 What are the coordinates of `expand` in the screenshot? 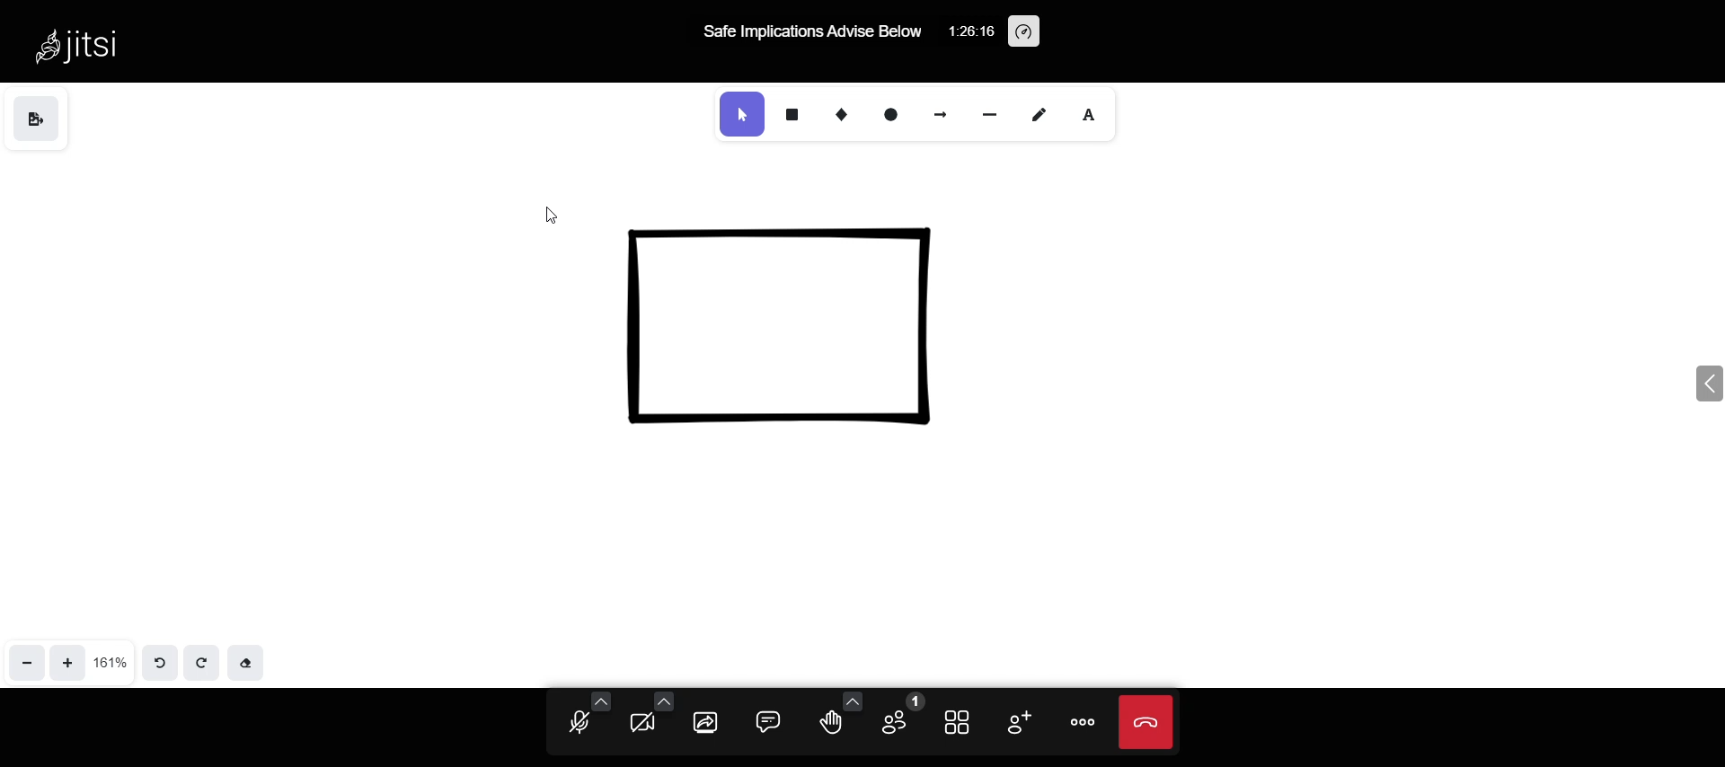 It's located at (1693, 383).